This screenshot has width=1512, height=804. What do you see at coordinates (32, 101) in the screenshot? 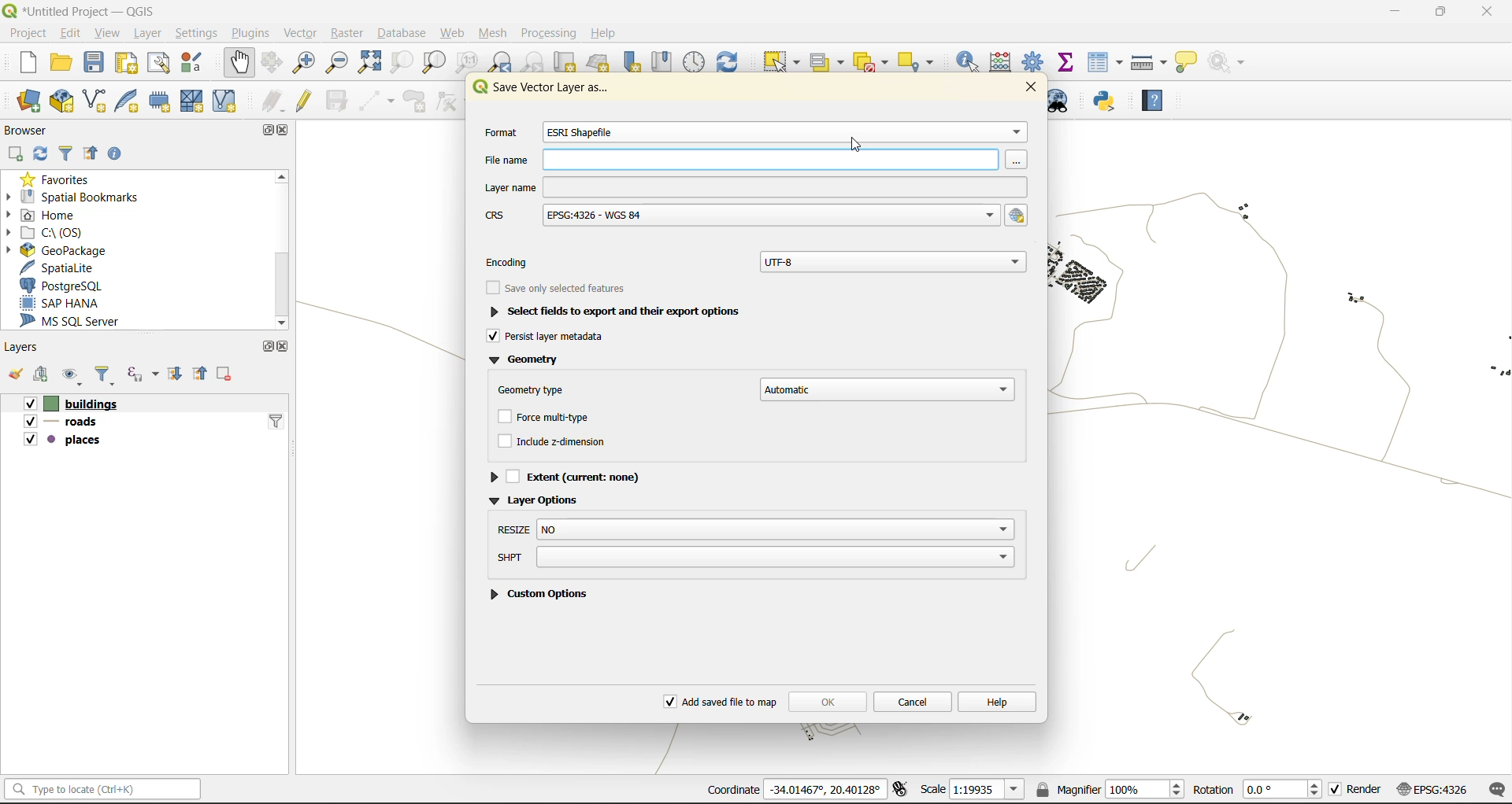
I see `open data source manager` at bounding box center [32, 101].